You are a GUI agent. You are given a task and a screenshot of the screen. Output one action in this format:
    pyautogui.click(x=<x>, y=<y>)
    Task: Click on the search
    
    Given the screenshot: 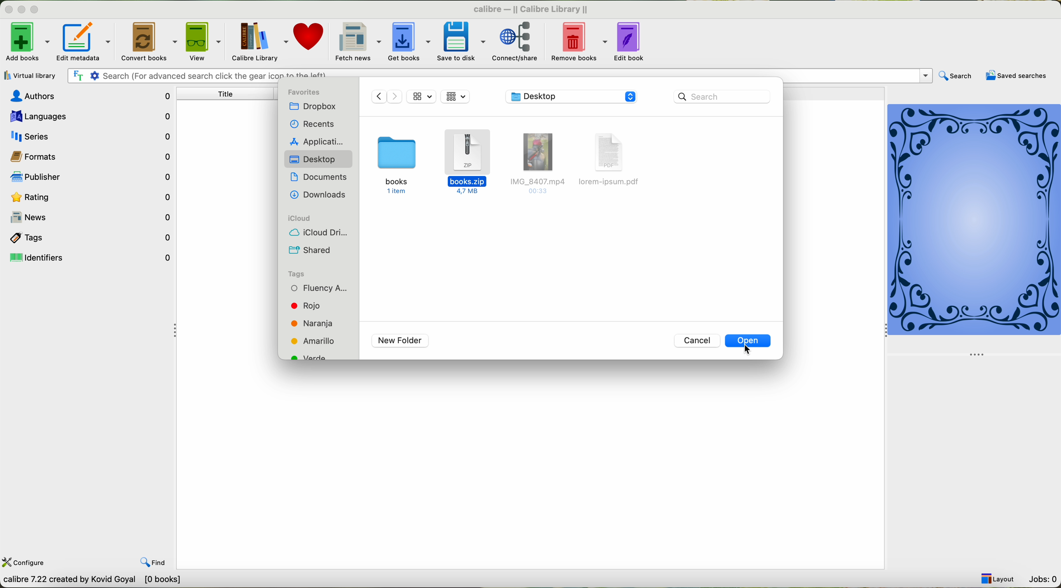 What is the action you would take?
    pyautogui.click(x=957, y=75)
    